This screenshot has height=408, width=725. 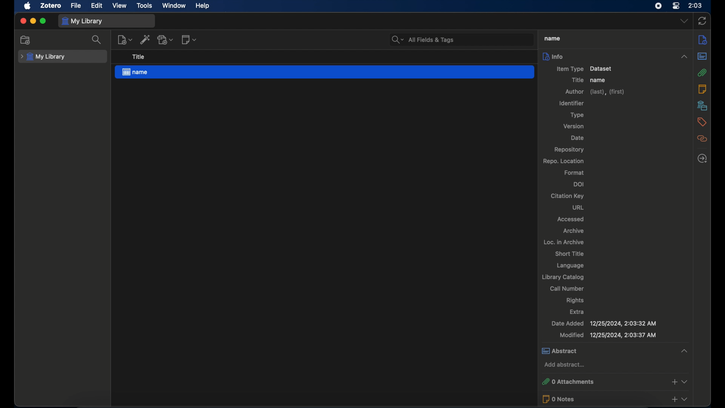 What do you see at coordinates (562, 277) in the screenshot?
I see `library catalog` at bounding box center [562, 277].